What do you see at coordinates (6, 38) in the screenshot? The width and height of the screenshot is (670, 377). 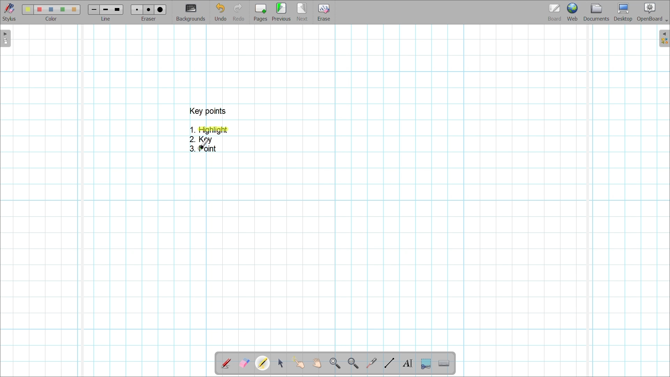 I see `Left sidebar` at bounding box center [6, 38].